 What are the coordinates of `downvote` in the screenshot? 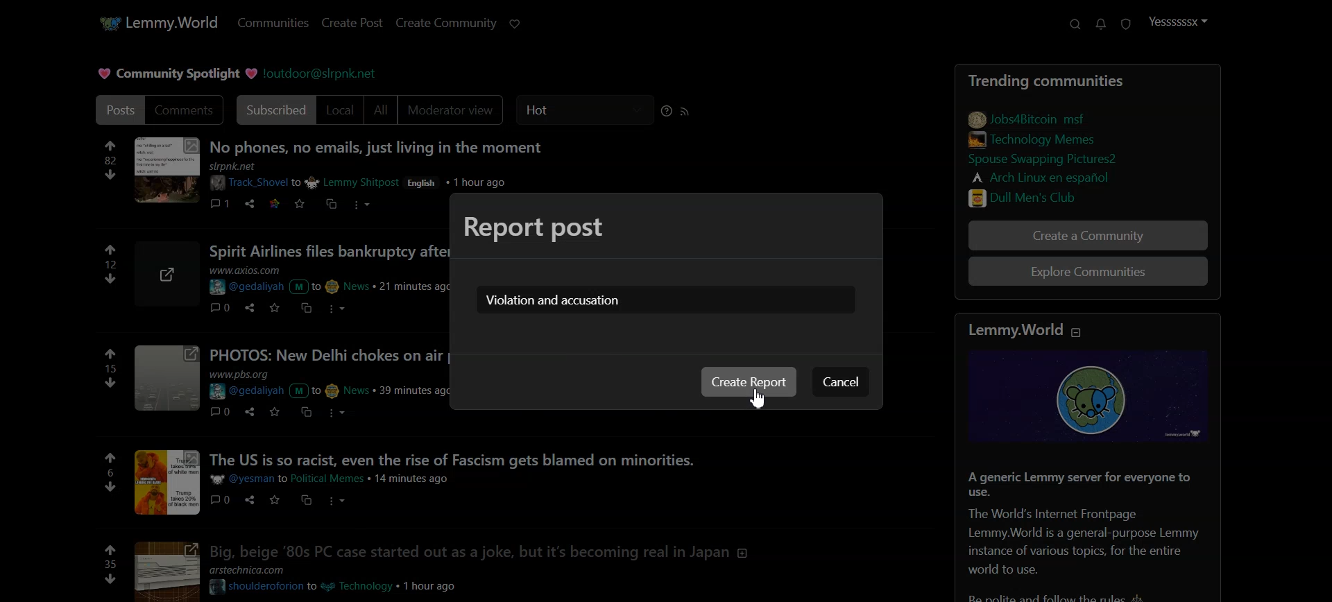 It's located at (110, 579).